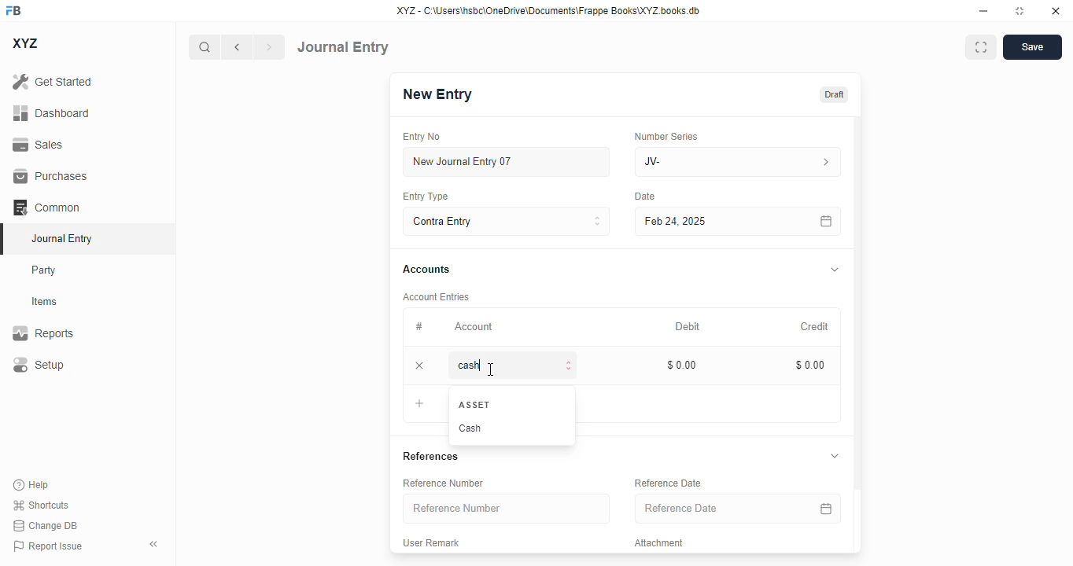  What do you see at coordinates (155, 544) in the screenshot?
I see `toggle sidebar` at bounding box center [155, 544].